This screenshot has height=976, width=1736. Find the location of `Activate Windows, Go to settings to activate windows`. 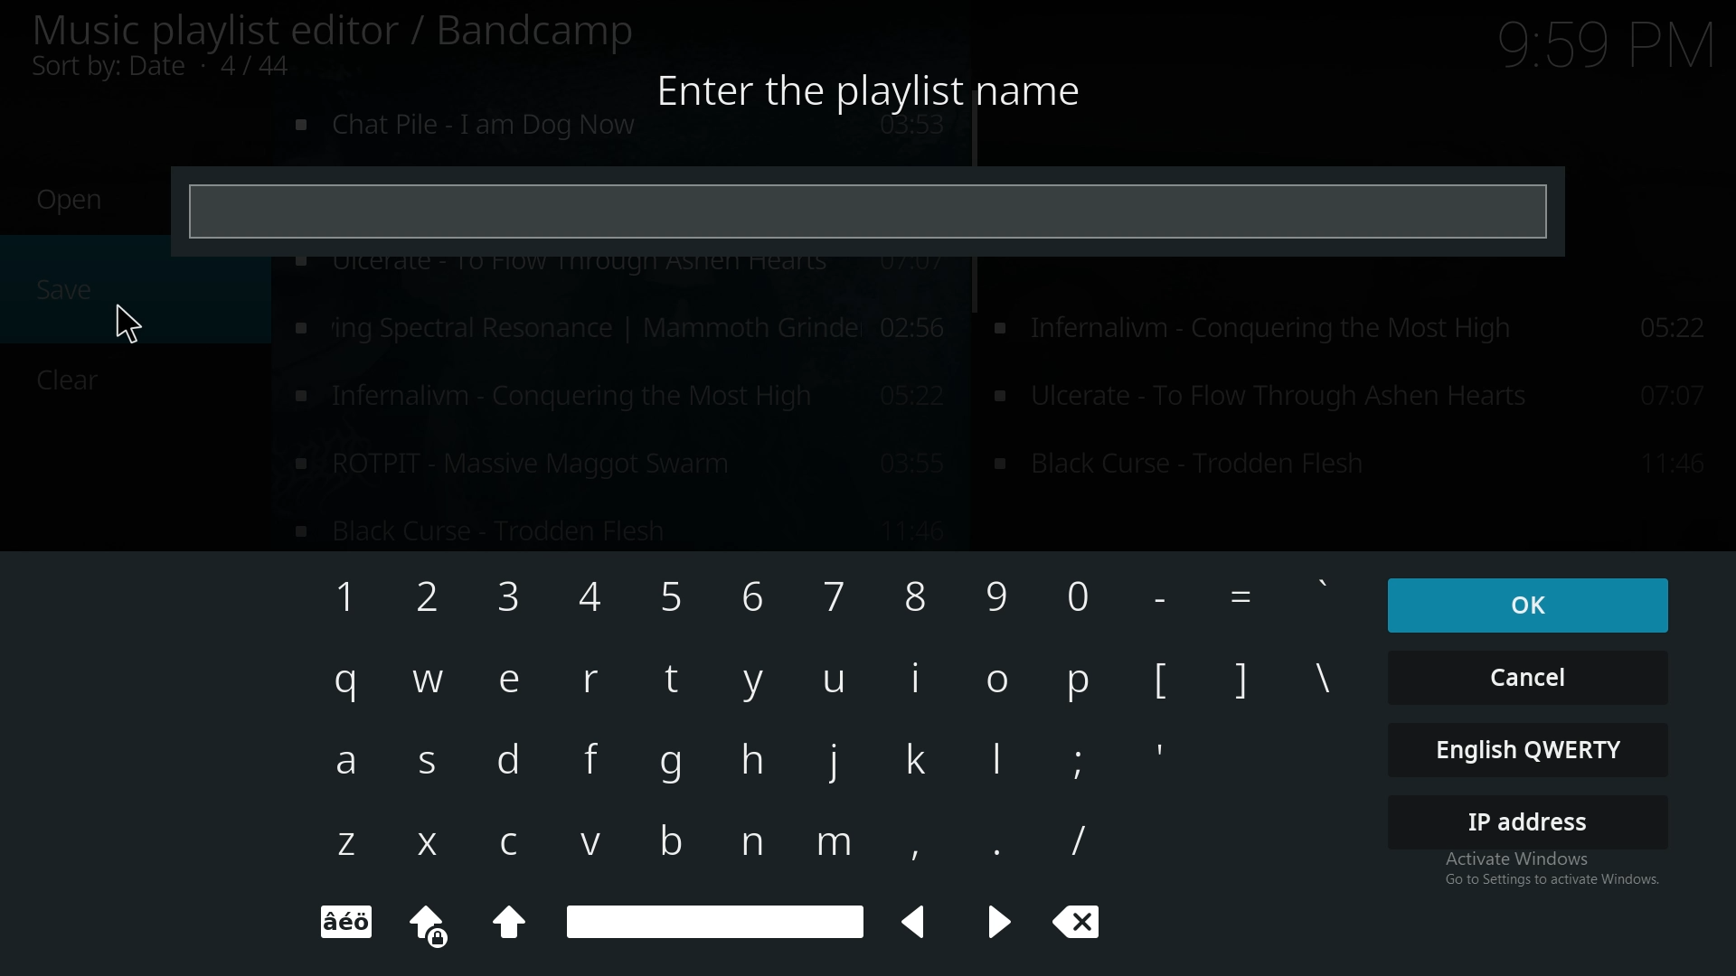

Activate Windows, Go to settings to activate windows is located at coordinates (1541, 872).